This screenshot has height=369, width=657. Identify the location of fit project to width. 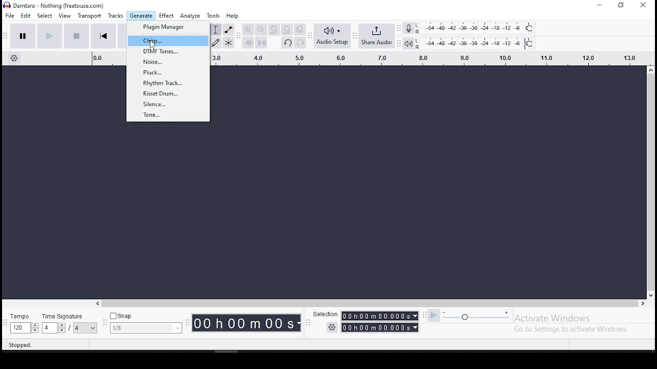
(274, 29).